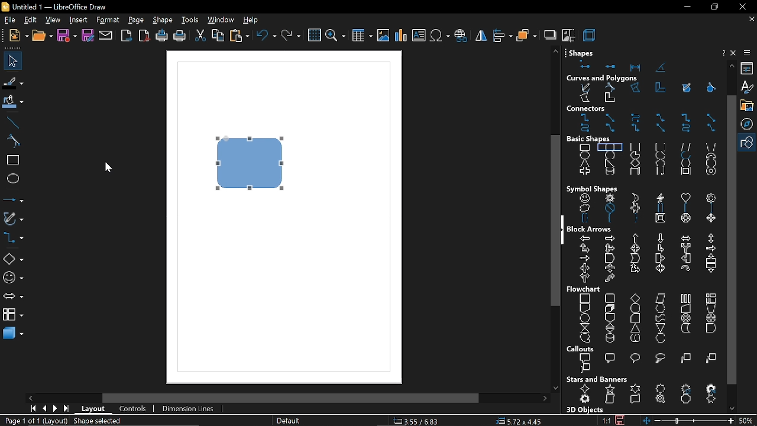  What do you see at coordinates (190, 21) in the screenshot?
I see `tools` at bounding box center [190, 21].